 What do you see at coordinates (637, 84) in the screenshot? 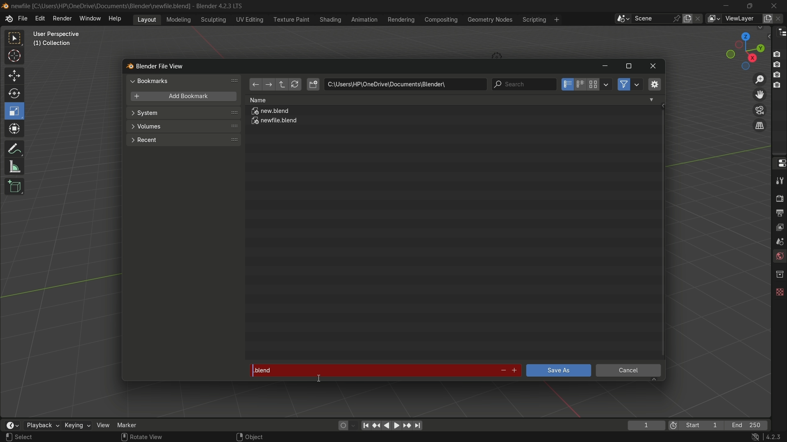
I see `filter settings` at bounding box center [637, 84].